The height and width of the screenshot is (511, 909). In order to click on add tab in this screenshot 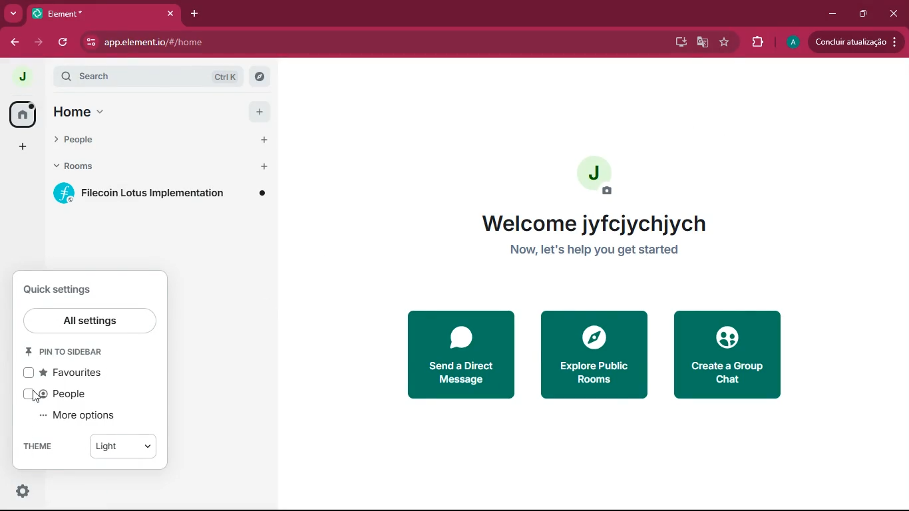, I will do `click(193, 14)`.